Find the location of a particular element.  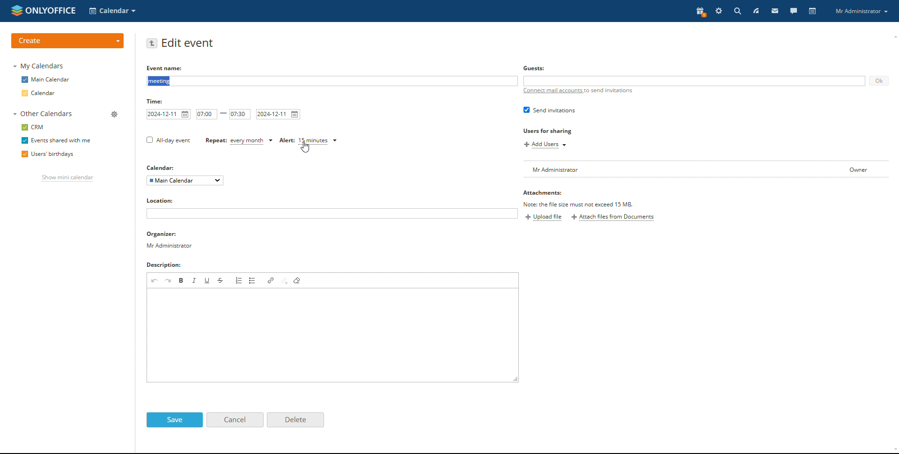

remove format is located at coordinates (298, 280).